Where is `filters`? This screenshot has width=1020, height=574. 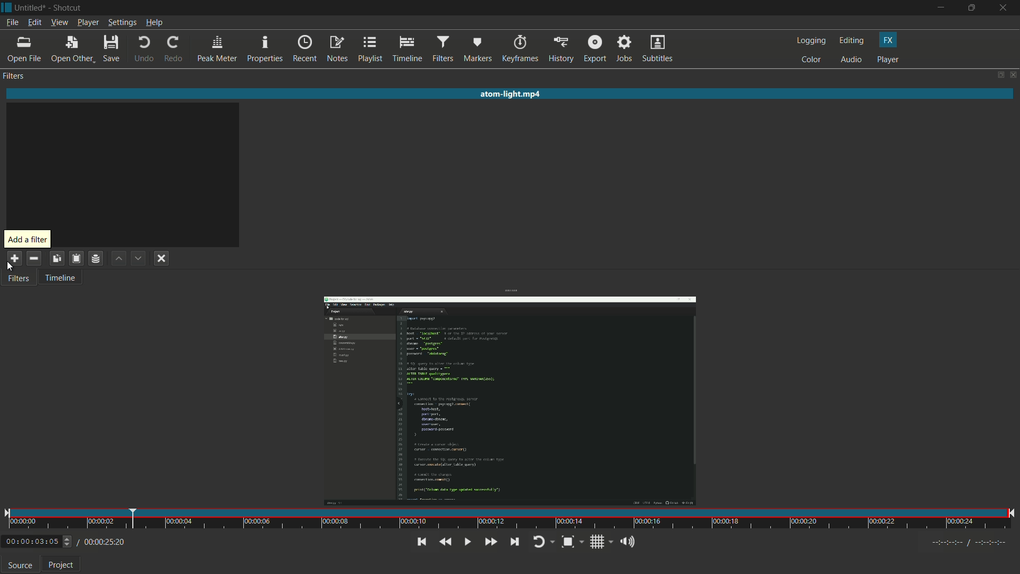
filters is located at coordinates (15, 76).